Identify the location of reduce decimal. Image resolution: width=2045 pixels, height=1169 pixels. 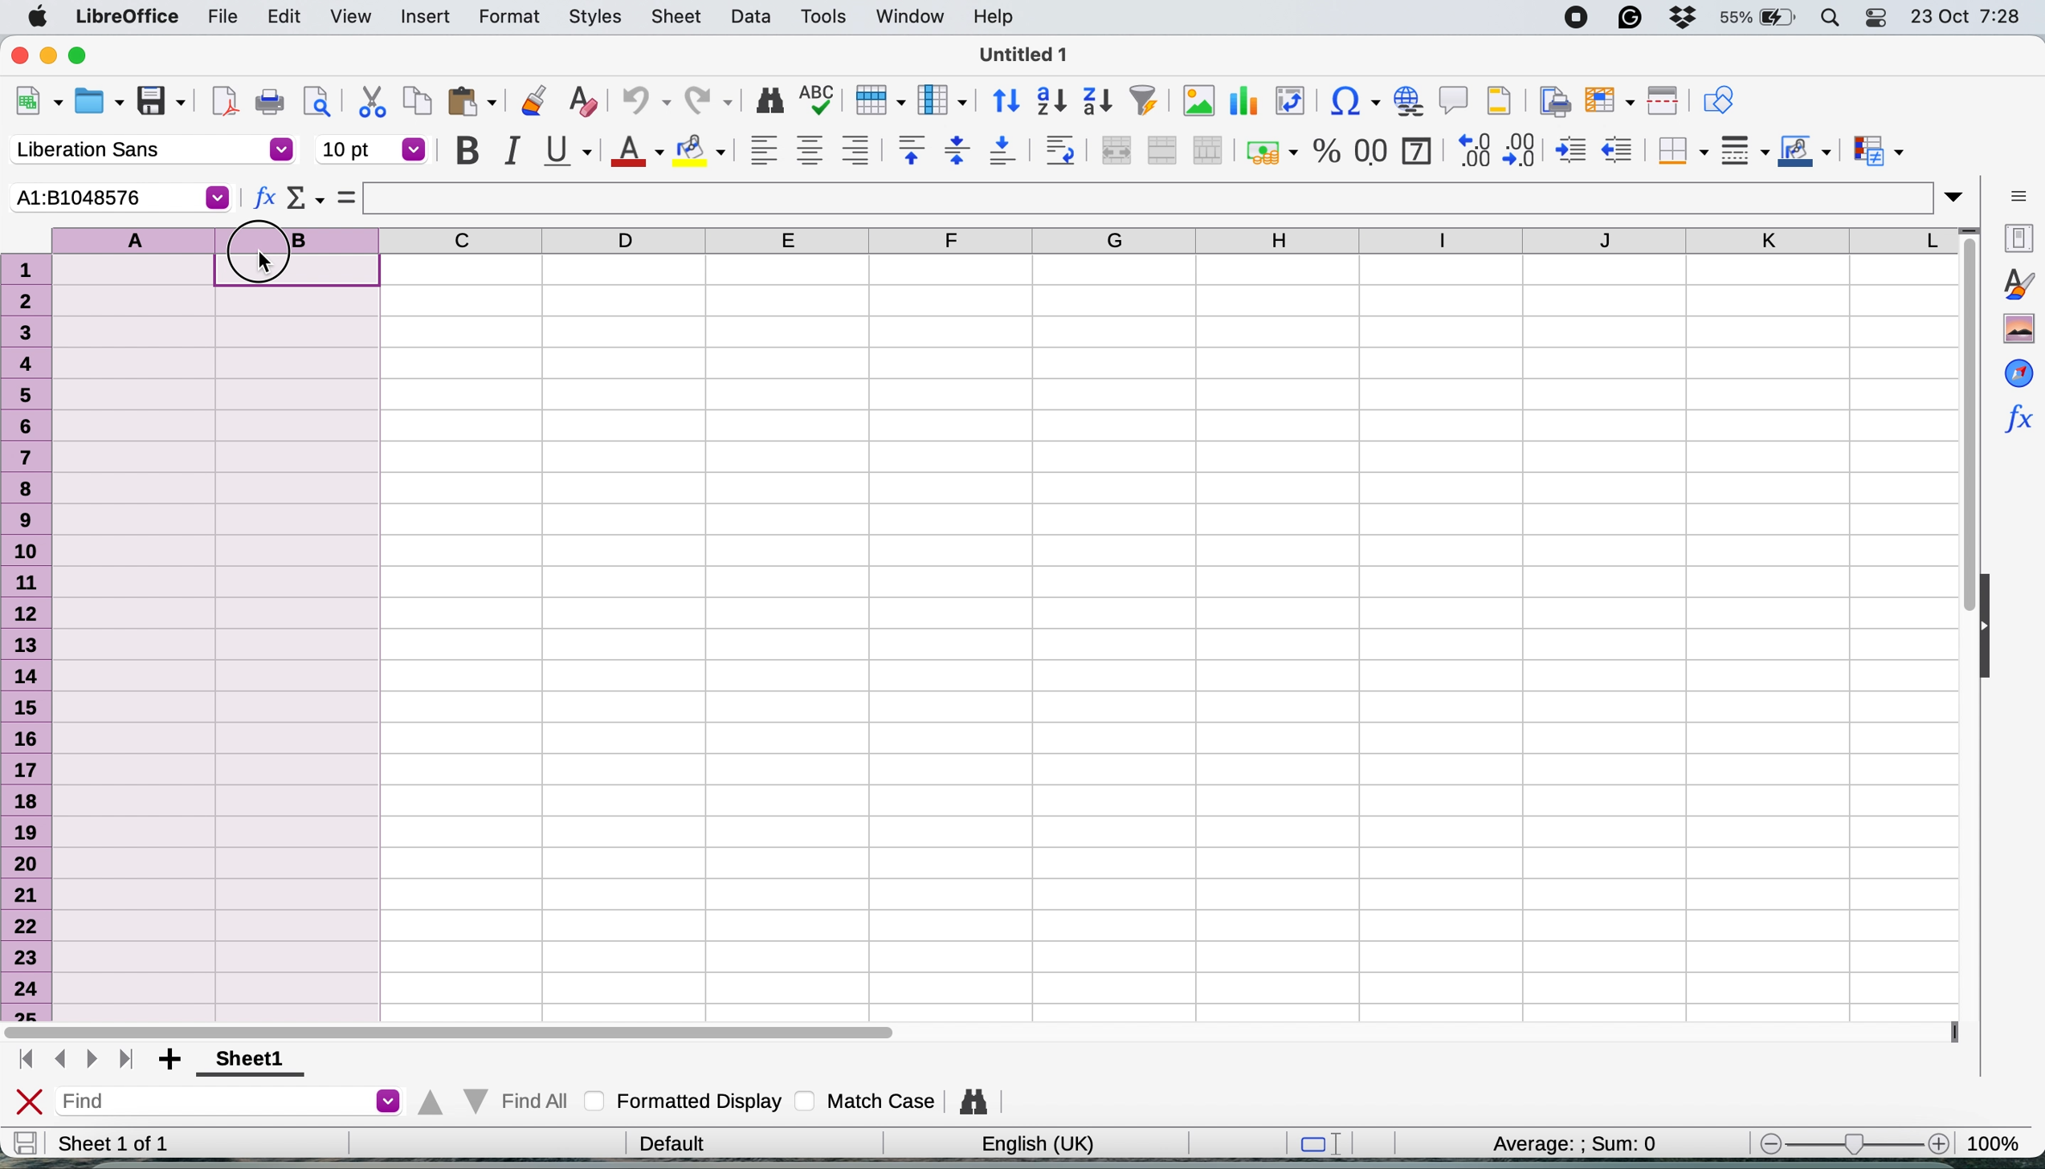
(1522, 149).